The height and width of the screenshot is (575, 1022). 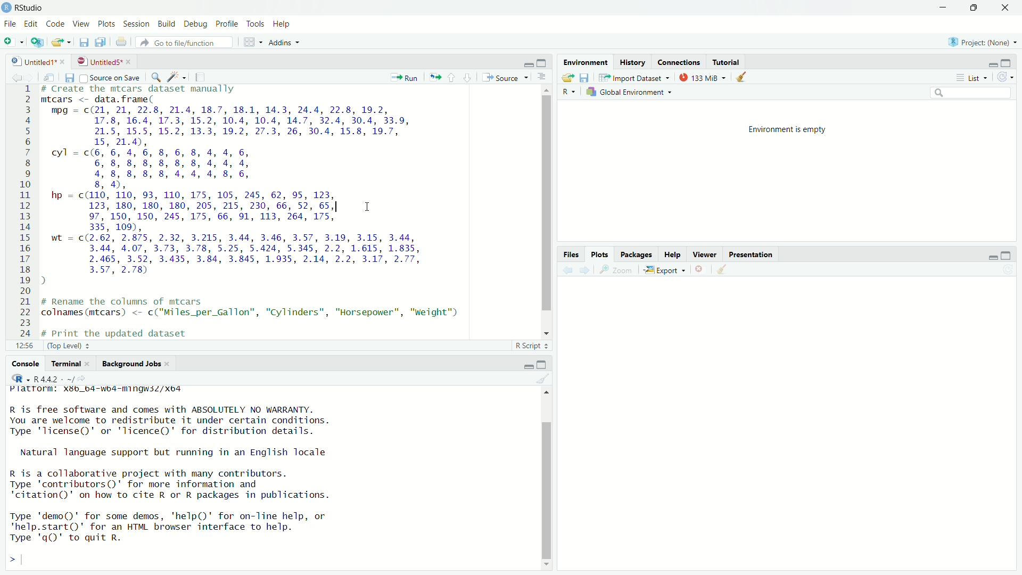 What do you see at coordinates (283, 25) in the screenshot?
I see `Help` at bounding box center [283, 25].